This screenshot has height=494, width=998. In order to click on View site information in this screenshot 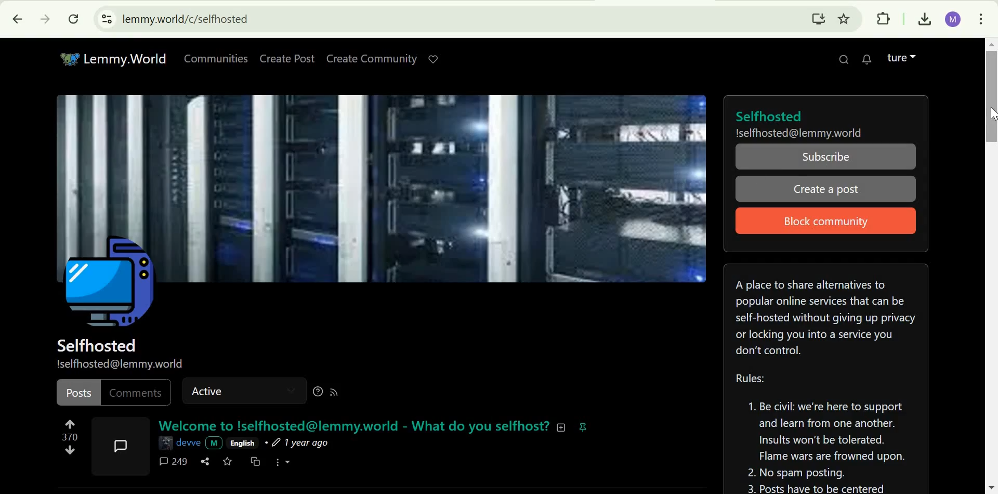, I will do `click(107, 19)`.